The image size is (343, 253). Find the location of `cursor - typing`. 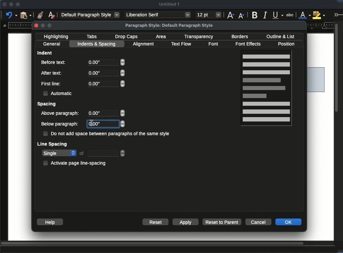

cursor - typing is located at coordinates (91, 123).